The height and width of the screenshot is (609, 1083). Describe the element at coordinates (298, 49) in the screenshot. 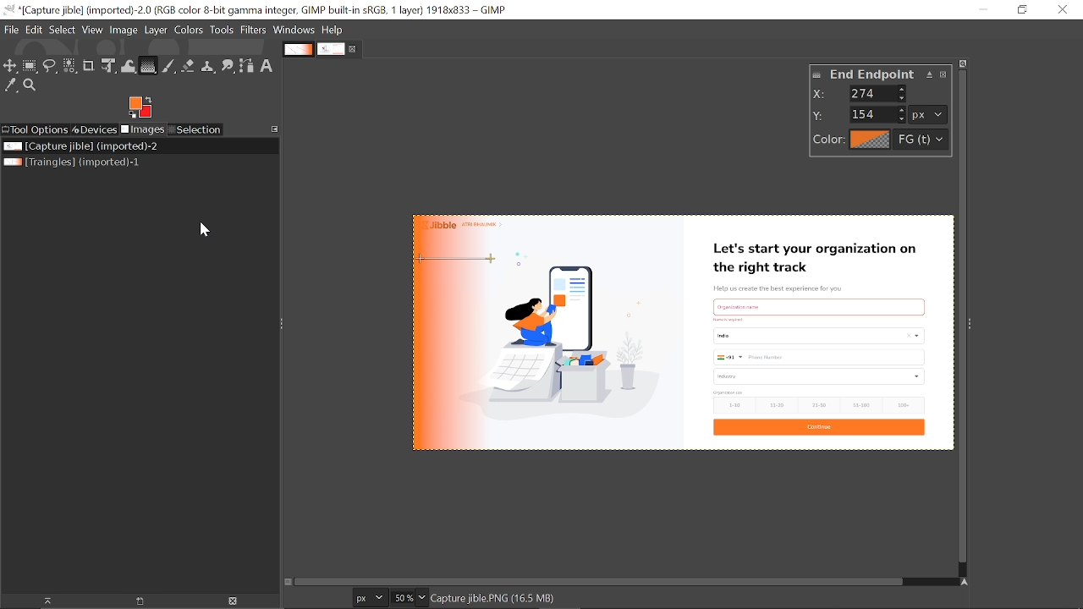

I see `Other tab` at that location.